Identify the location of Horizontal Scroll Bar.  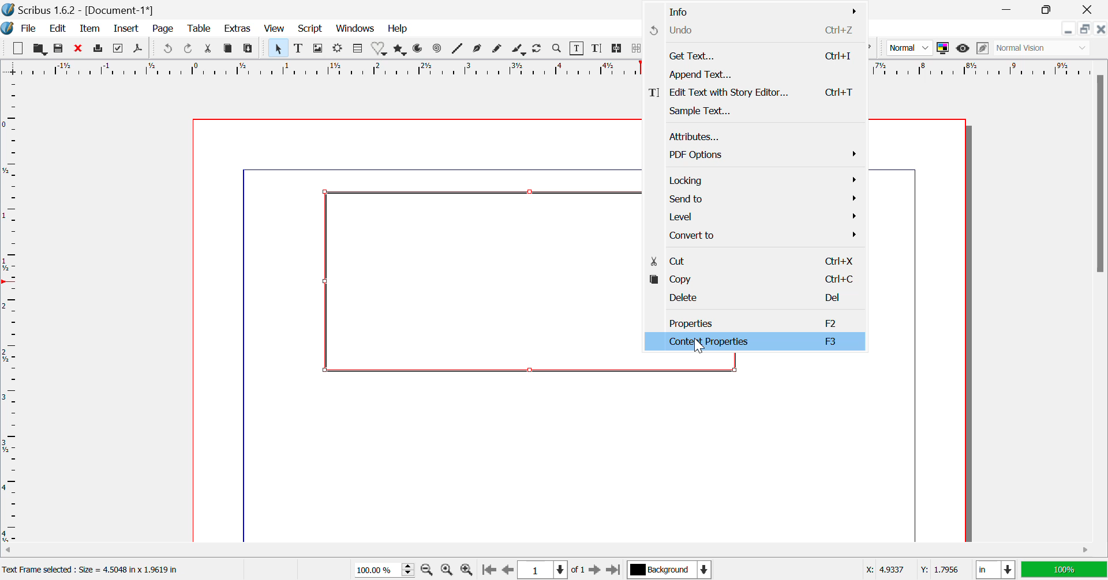
(539, 550).